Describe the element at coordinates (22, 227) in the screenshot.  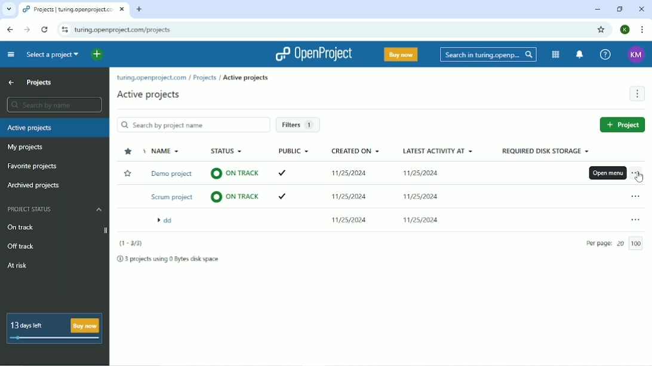
I see `On track` at that location.